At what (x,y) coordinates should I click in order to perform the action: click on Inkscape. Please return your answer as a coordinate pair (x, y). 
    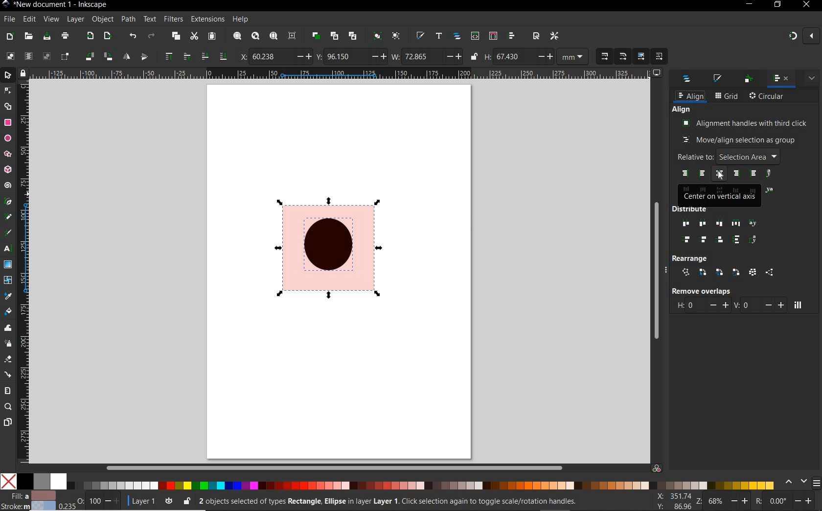
    Looking at the image, I should click on (6, 5).